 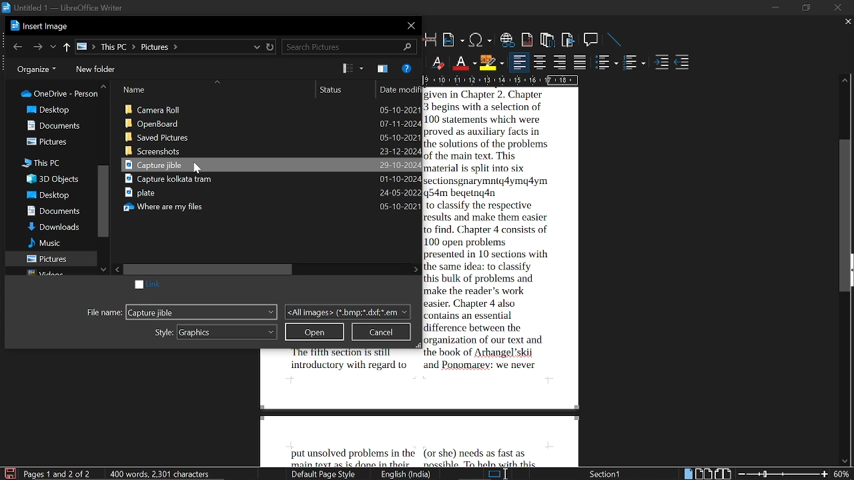 What do you see at coordinates (496, 474) in the screenshot?
I see `standard selection` at bounding box center [496, 474].